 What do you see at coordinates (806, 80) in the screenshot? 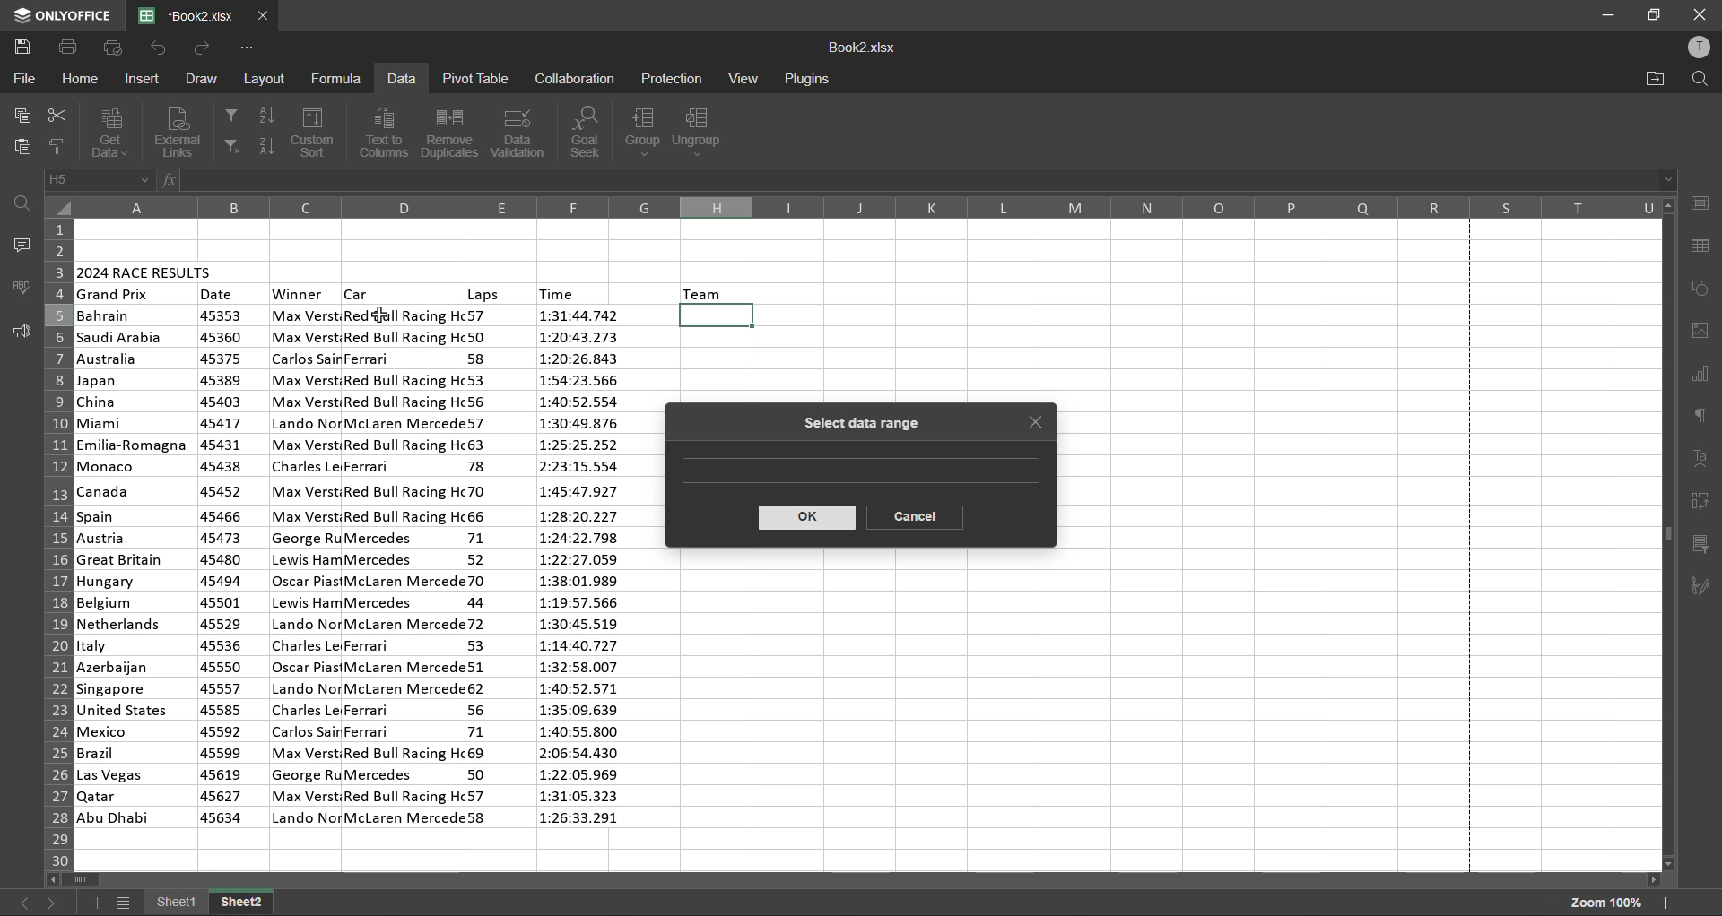
I see `plugins` at bounding box center [806, 80].